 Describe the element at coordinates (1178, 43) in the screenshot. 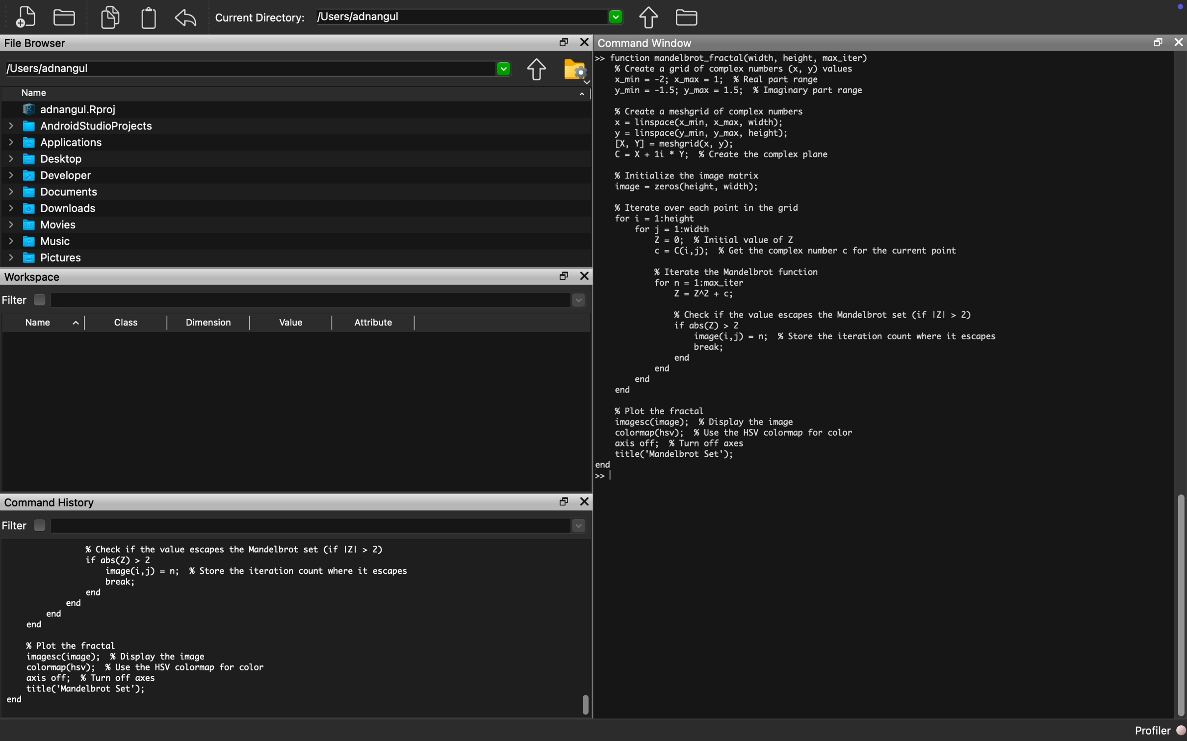

I see `Close ` at that location.